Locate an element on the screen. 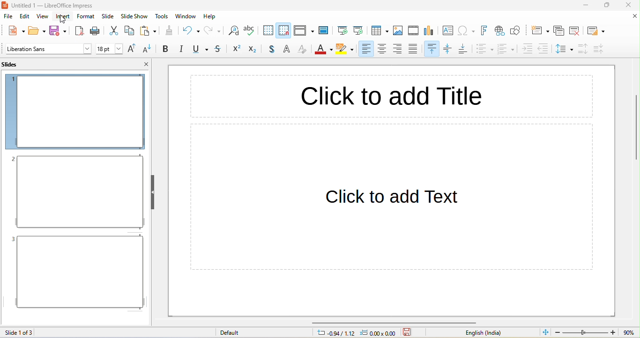 Image resolution: width=640 pixels, height=338 pixels. zoom is located at coordinates (586, 332).